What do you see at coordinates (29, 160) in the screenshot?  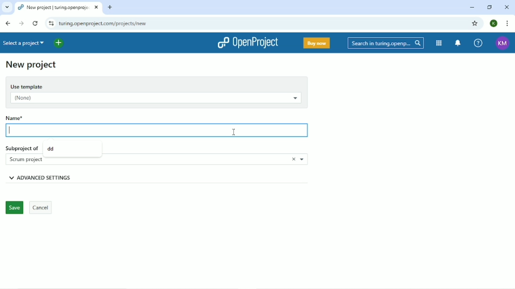 I see `Scrum project` at bounding box center [29, 160].